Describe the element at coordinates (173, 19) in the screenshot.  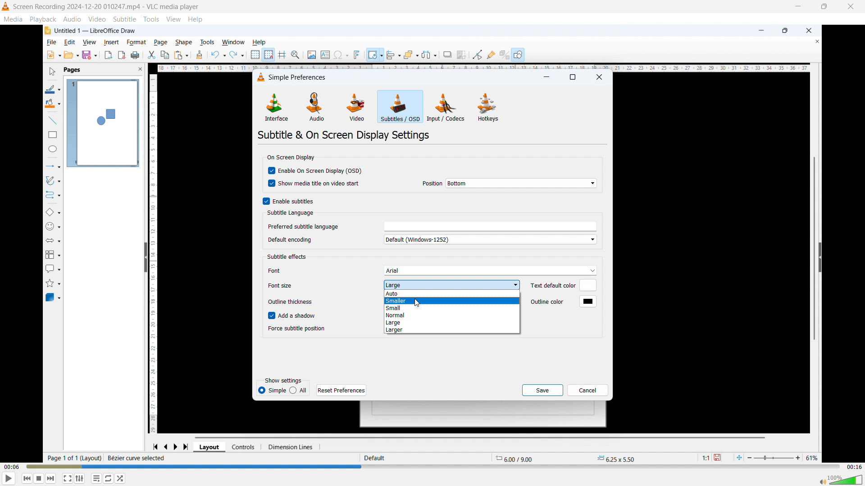
I see `view ` at that location.